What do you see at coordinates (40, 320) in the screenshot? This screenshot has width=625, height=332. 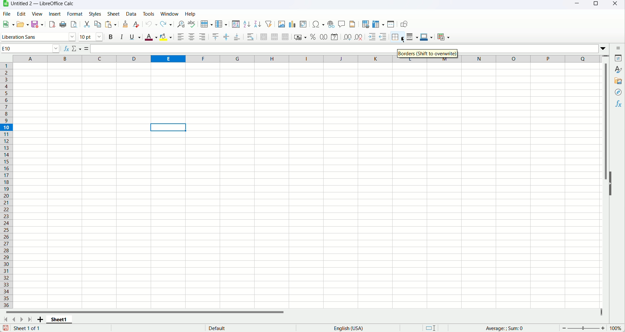 I see `Add new sheet` at bounding box center [40, 320].